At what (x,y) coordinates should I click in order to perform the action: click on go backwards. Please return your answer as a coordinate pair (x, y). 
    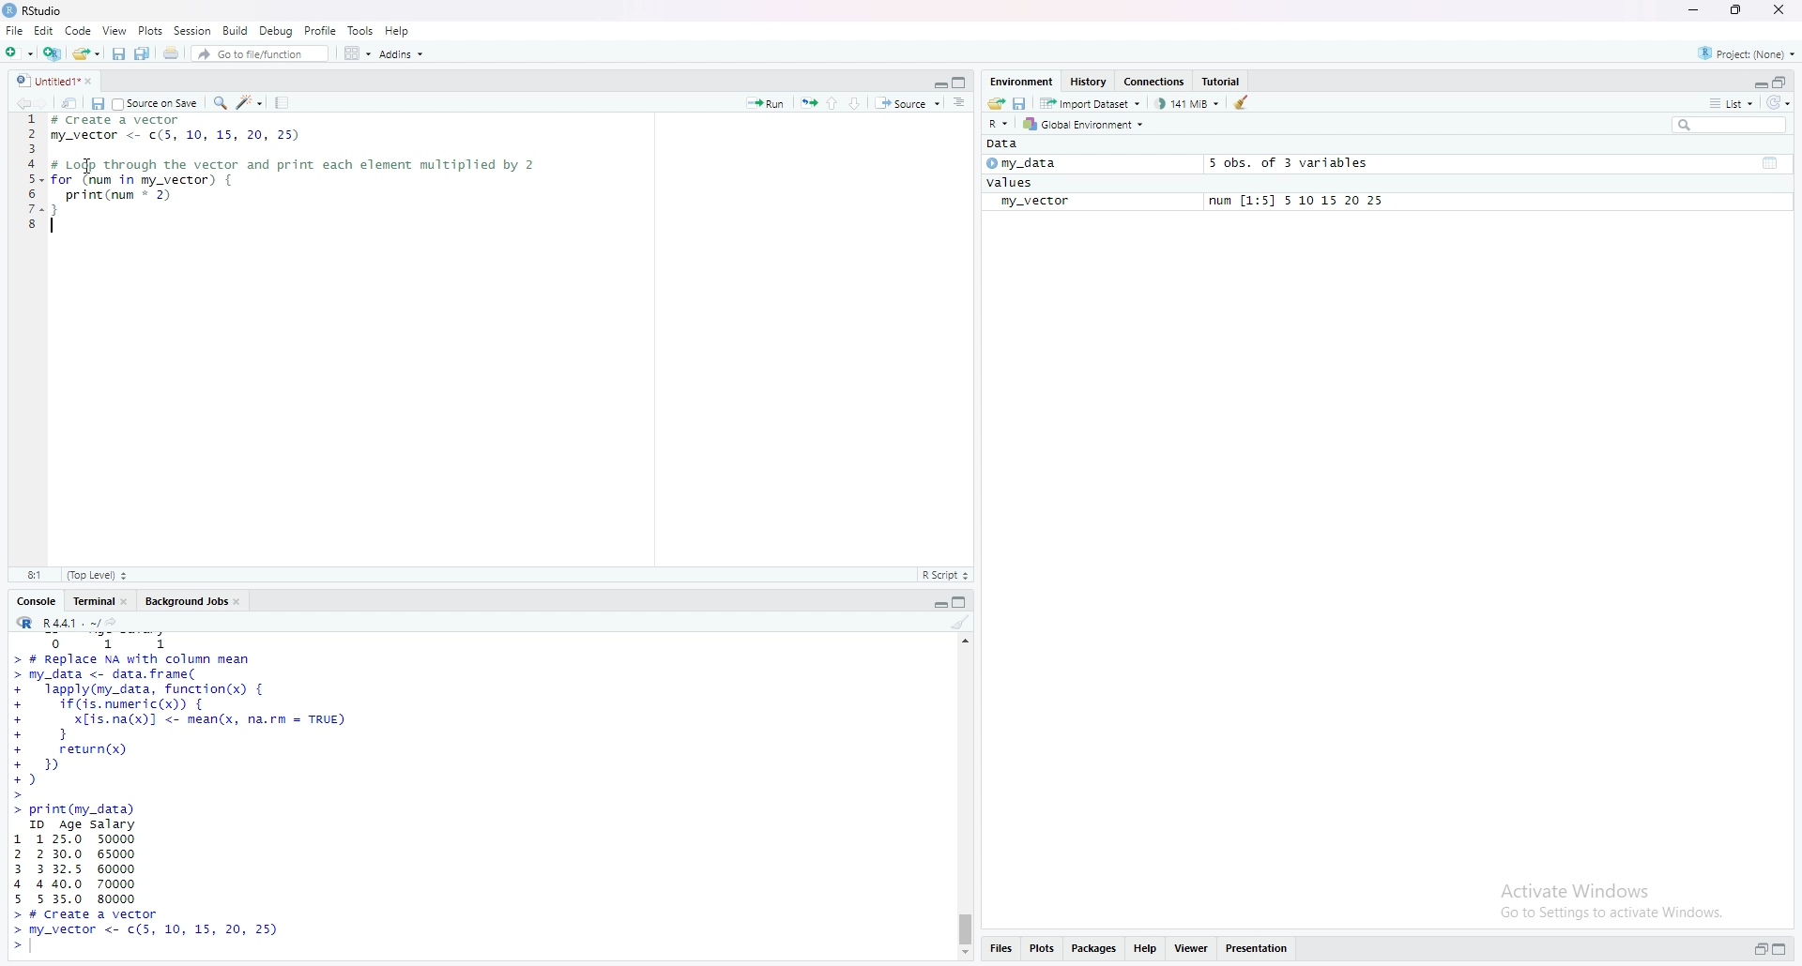
    Looking at the image, I should click on (21, 104).